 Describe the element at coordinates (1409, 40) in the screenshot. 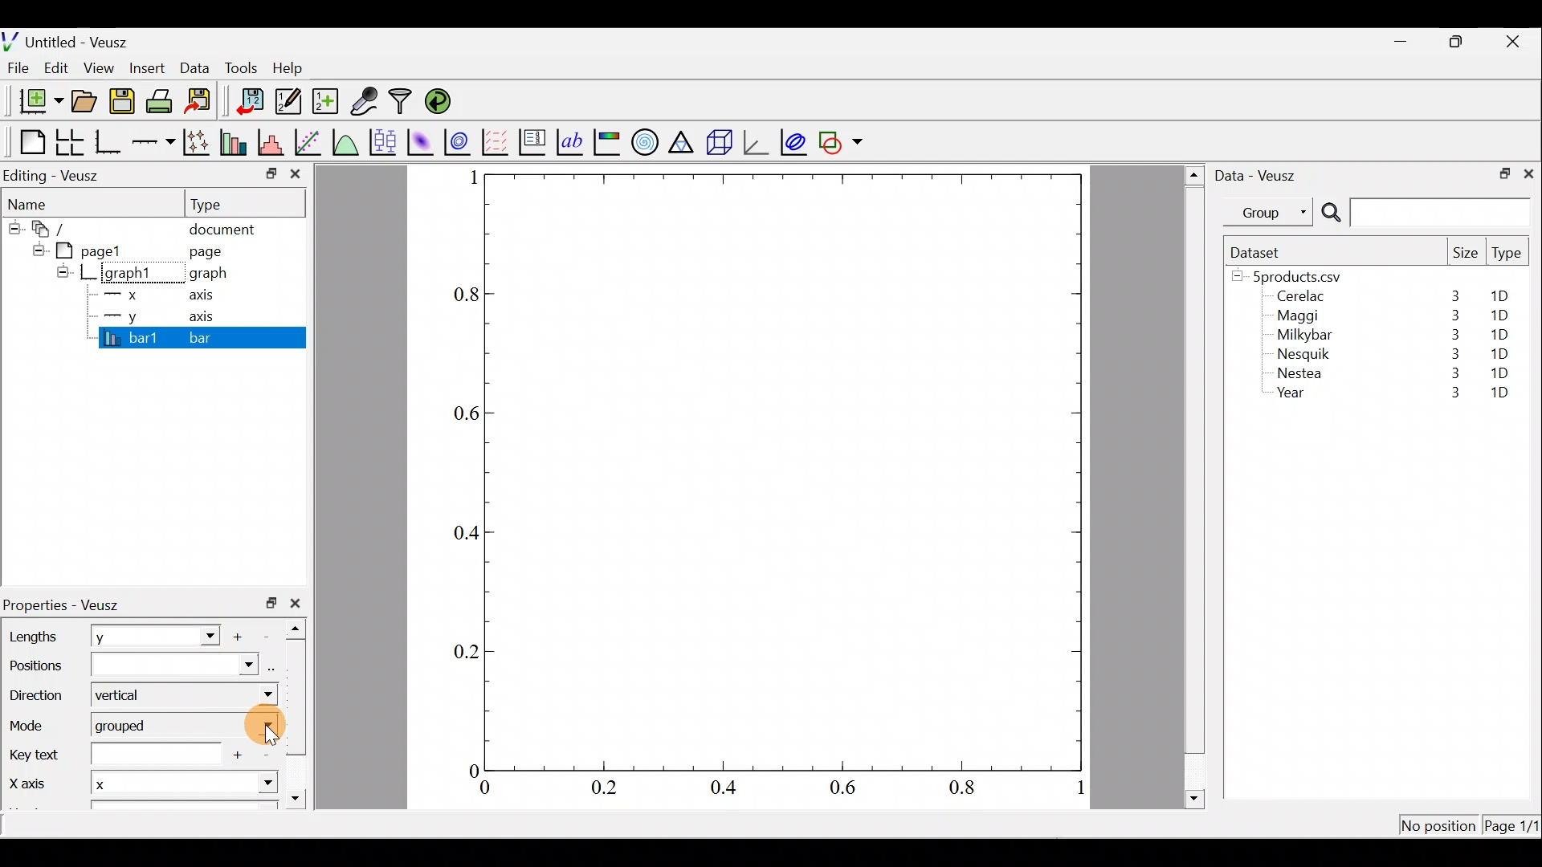

I see `minimize` at that location.